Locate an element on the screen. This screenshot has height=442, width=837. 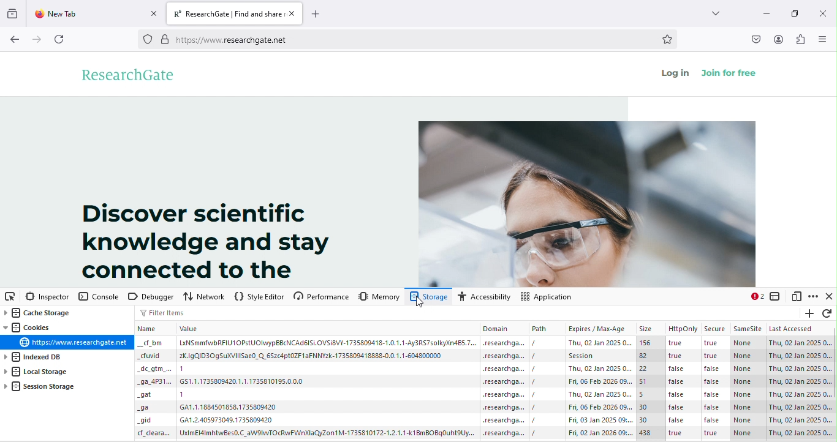
date is located at coordinates (800, 419).